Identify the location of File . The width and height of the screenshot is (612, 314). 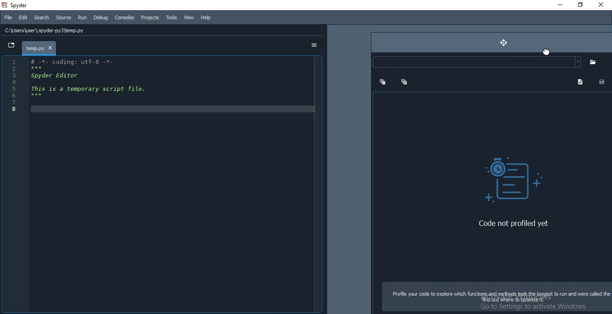
(8, 17).